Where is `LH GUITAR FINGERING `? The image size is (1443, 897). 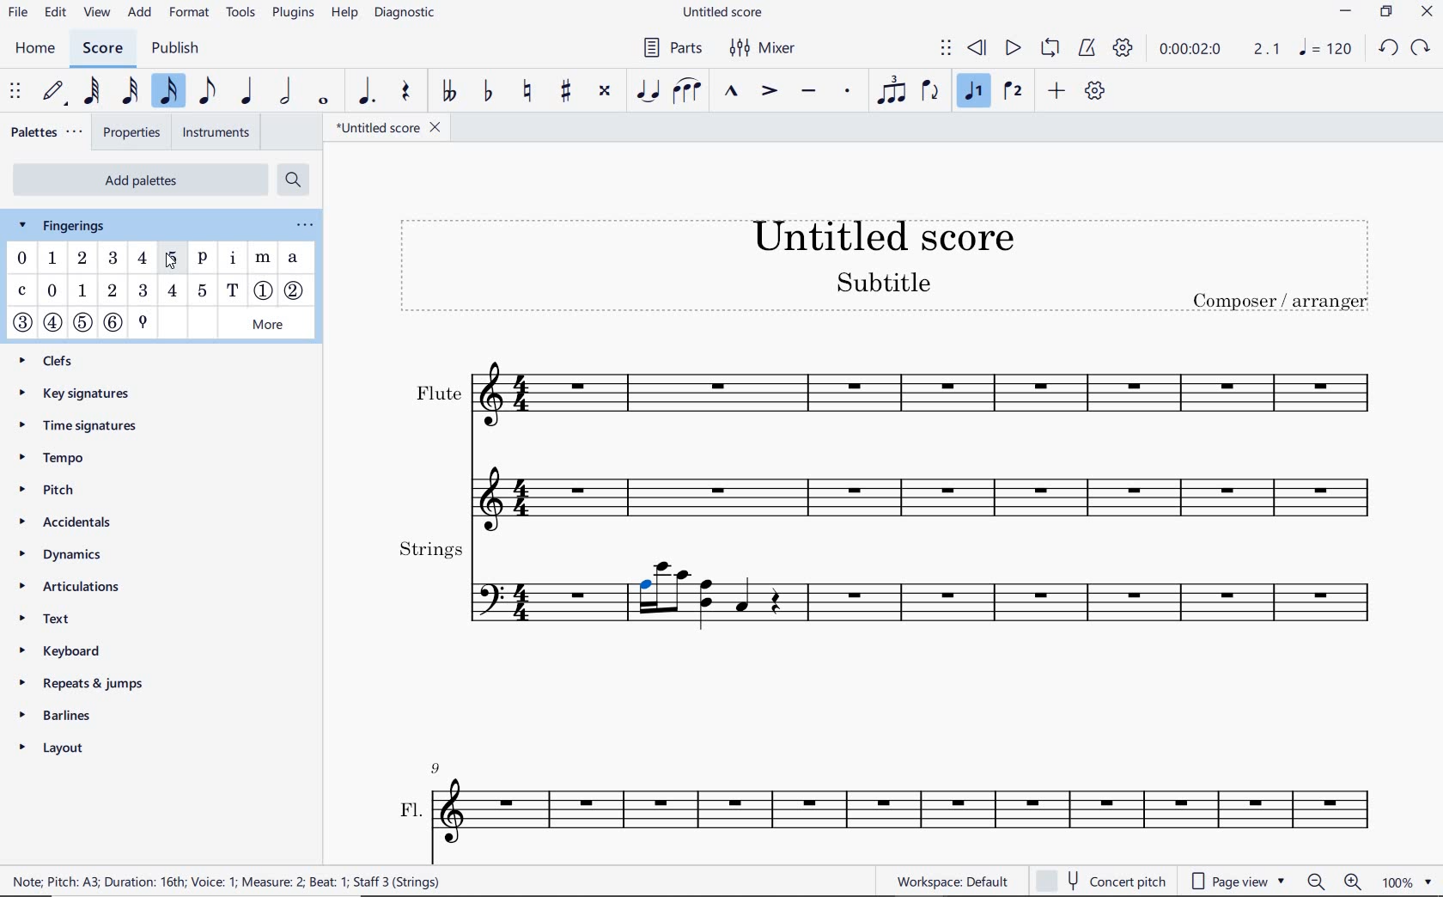 LH GUITAR FINGERING  is located at coordinates (112, 290).